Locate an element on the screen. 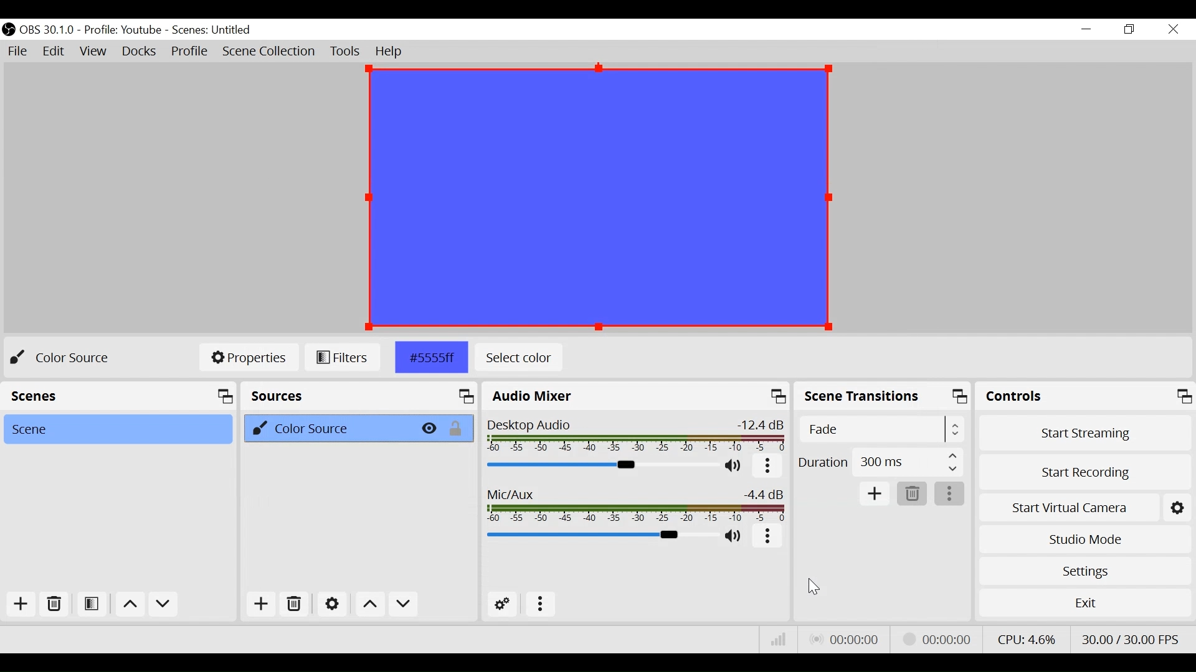 The width and height of the screenshot is (1196, 672). Tools is located at coordinates (343, 51).